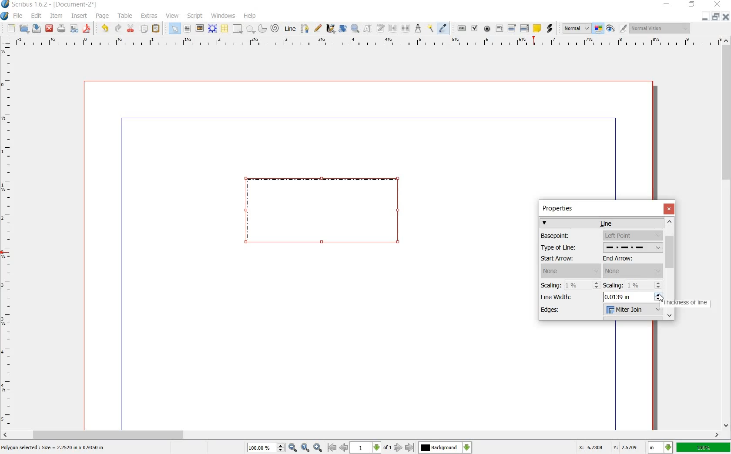  What do you see at coordinates (560, 297) in the screenshot?
I see `Line Width:` at bounding box center [560, 297].